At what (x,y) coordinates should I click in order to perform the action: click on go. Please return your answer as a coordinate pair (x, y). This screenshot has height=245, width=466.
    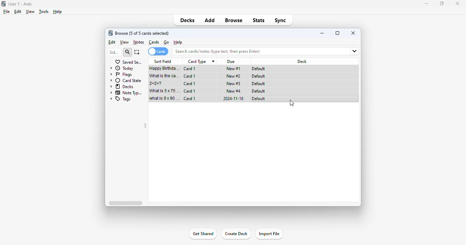
    Looking at the image, I should click on (166, 42).